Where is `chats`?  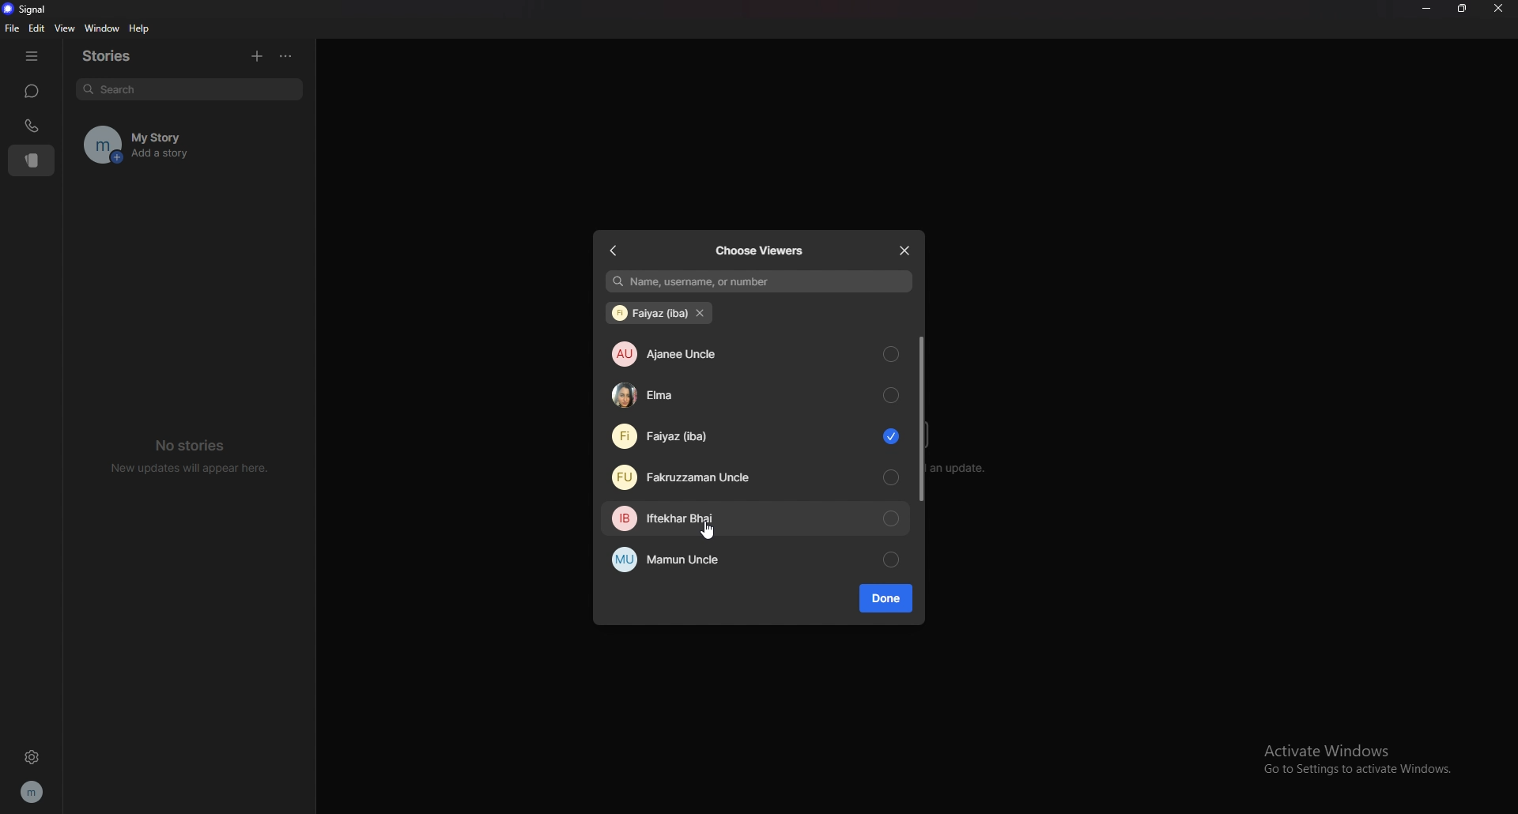
chats is located at coordinates (32, 92).